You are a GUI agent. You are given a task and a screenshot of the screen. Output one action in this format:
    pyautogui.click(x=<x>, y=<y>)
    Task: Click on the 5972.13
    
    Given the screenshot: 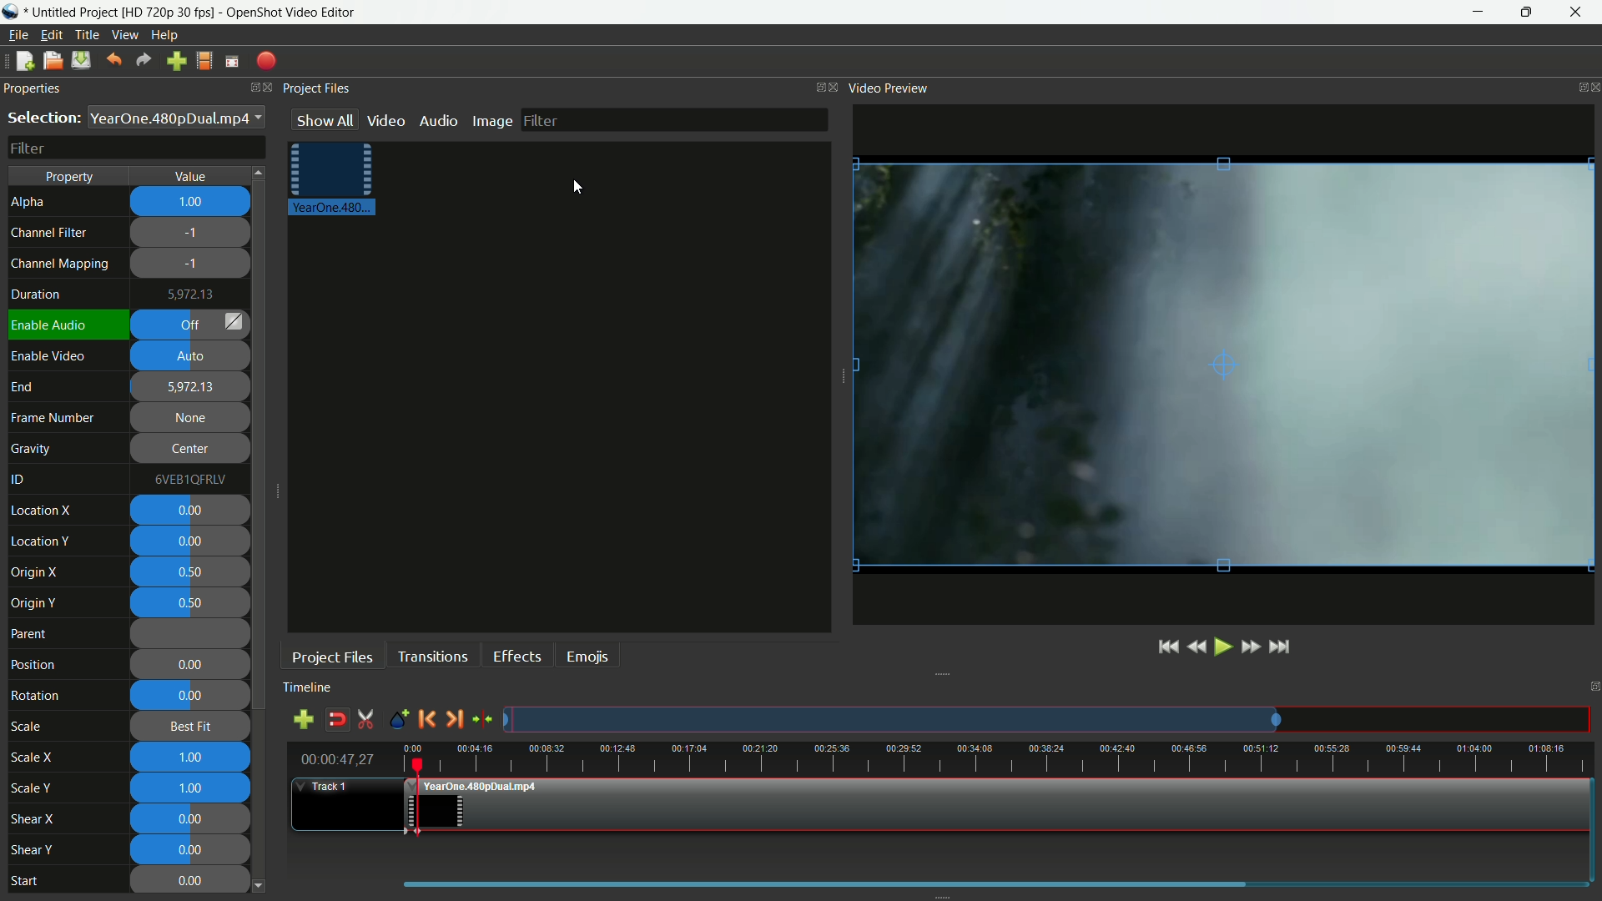 What is the action you would take?
    pyautogui.click(x=194, y=295)
    